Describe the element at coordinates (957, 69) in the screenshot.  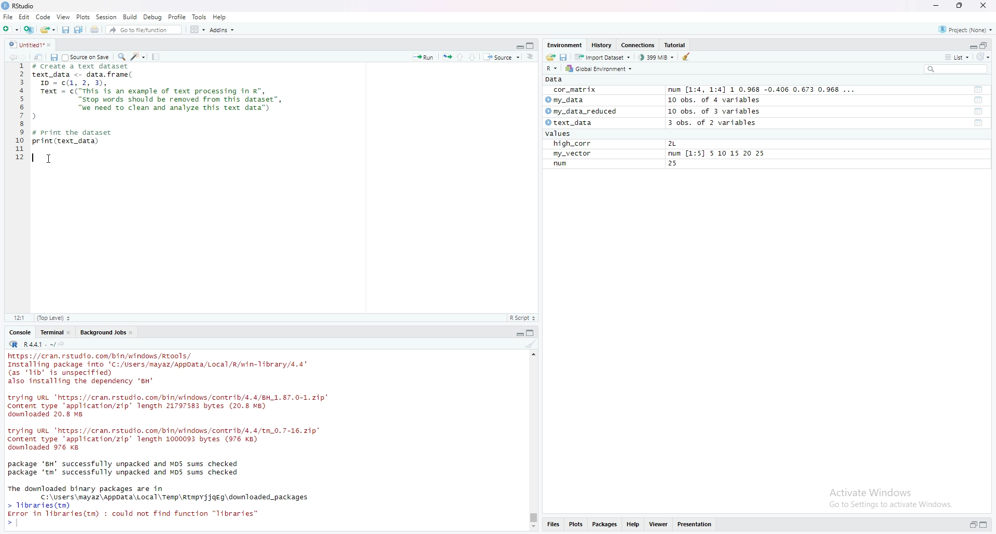
I see `search` at that location.